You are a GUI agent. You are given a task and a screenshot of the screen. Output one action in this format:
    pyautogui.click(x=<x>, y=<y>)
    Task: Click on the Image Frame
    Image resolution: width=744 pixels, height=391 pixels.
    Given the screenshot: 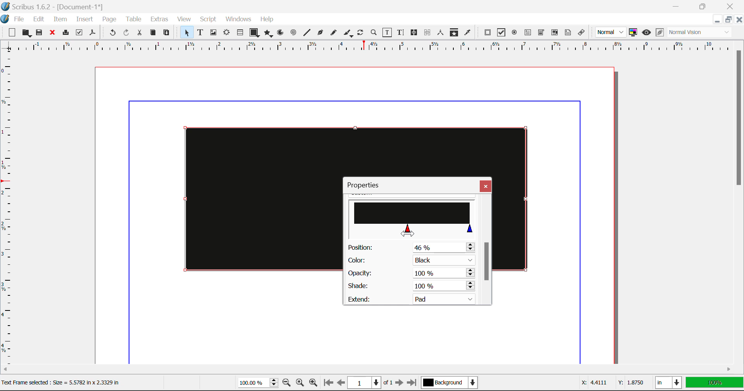 What is the action you would take?
    pyautogui.click(x=213, y=34)
    